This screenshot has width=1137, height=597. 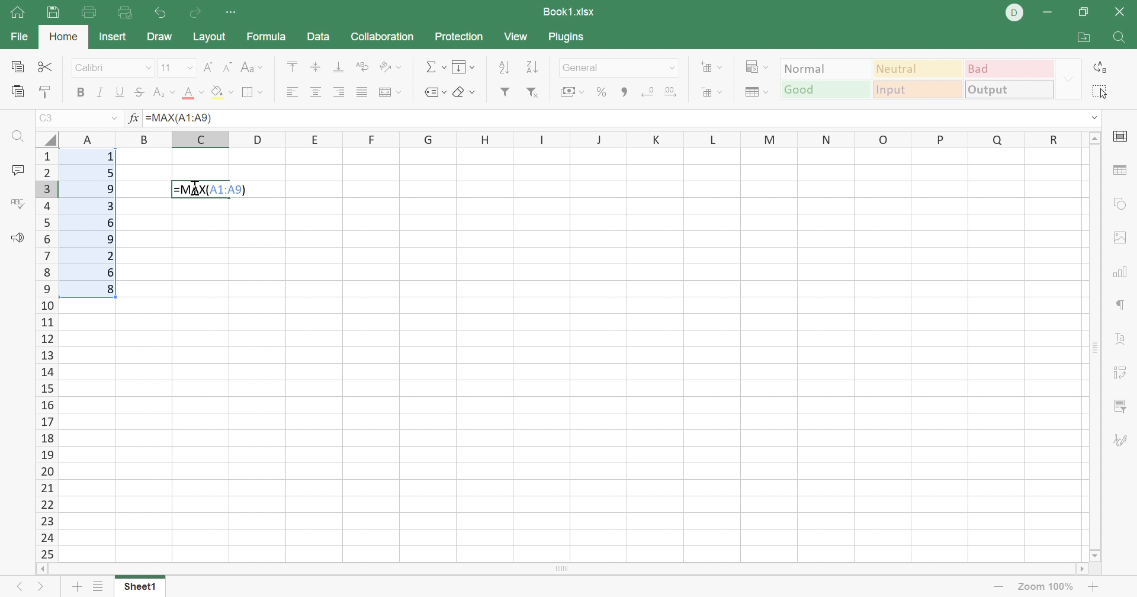 What do you see at coordinates (1087, 36) in the screenshot?
I see `Open file location` at bounding box center [1087, 36].